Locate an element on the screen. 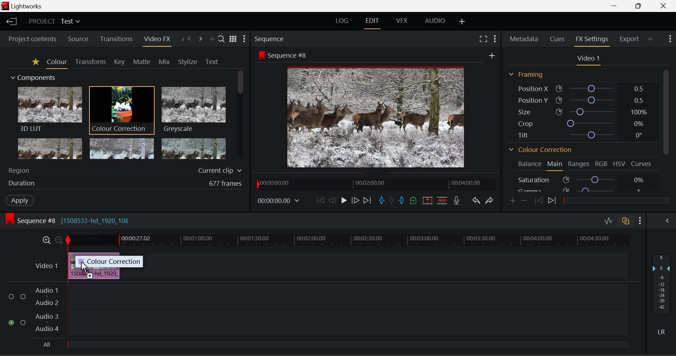 The image size is (676, 356). Tilt is located at coordinates (581, 134).